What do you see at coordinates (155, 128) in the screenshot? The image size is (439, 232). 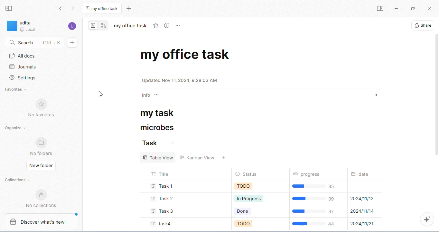 I see `microbes` at bounding box center [155, 128].